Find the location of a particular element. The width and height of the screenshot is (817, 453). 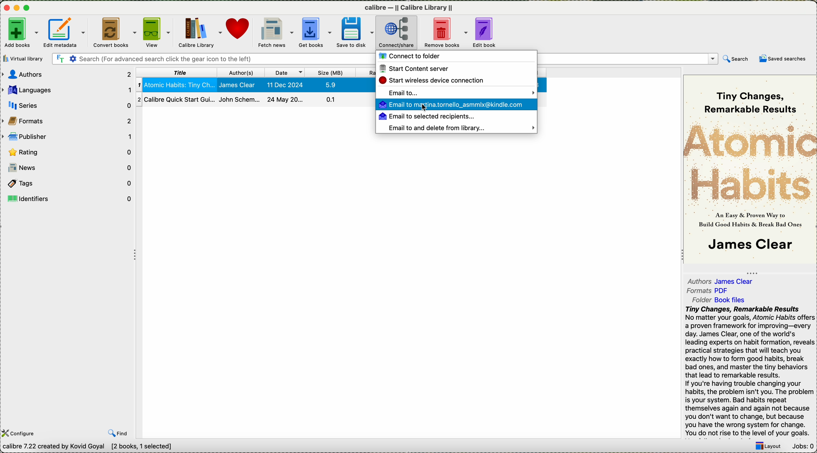

formats is located at coordinates (68, 119).